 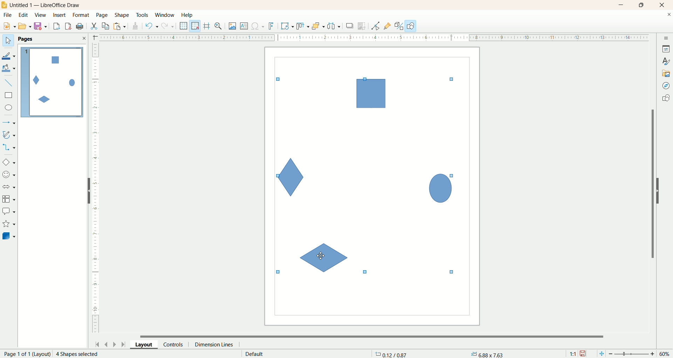 I want to click on helplines, so click(x=208, y=26).